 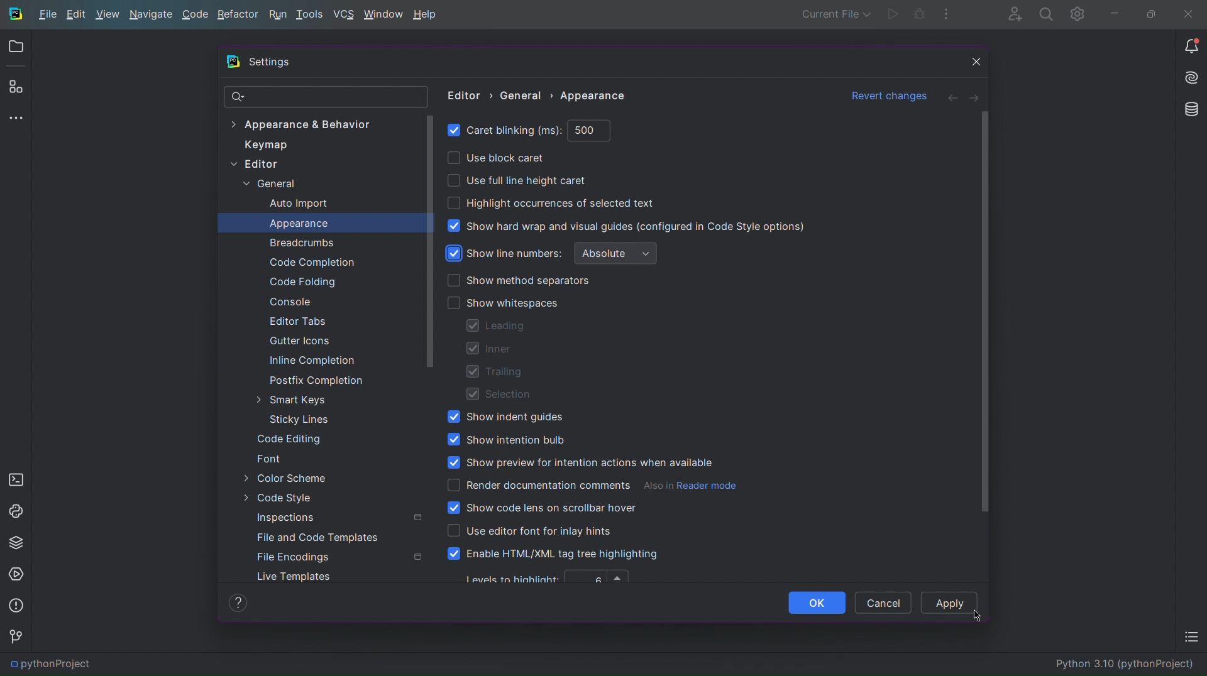 I want to click on Show intention bulb, so click(x=507, y=439).